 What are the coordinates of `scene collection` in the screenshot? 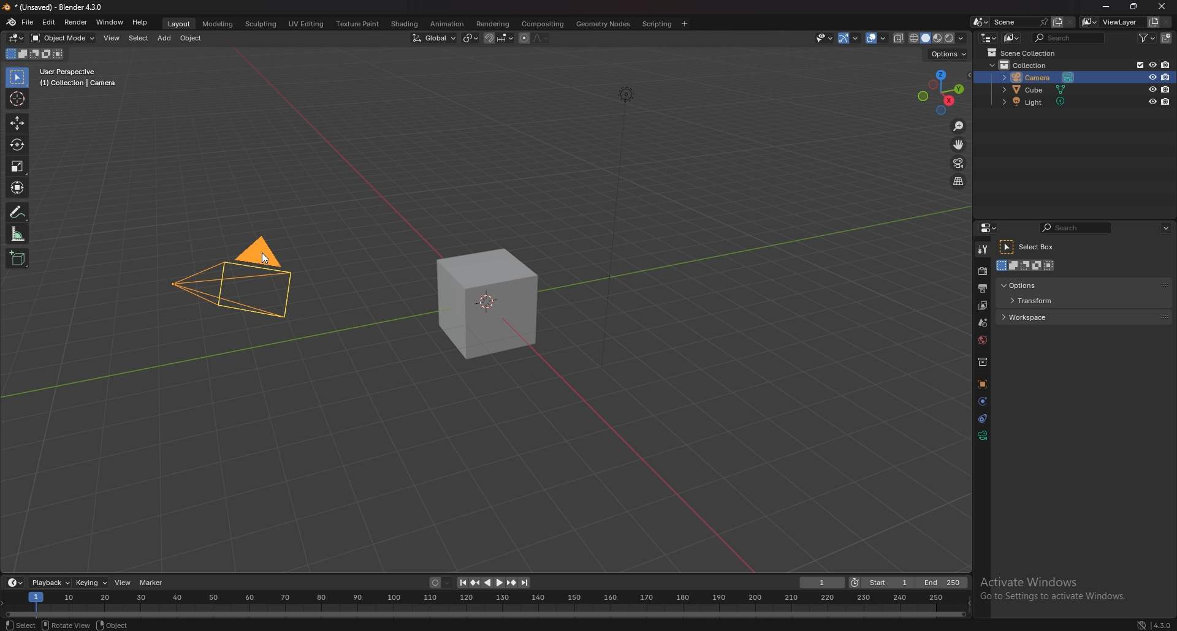 It's located at (1024, 52).